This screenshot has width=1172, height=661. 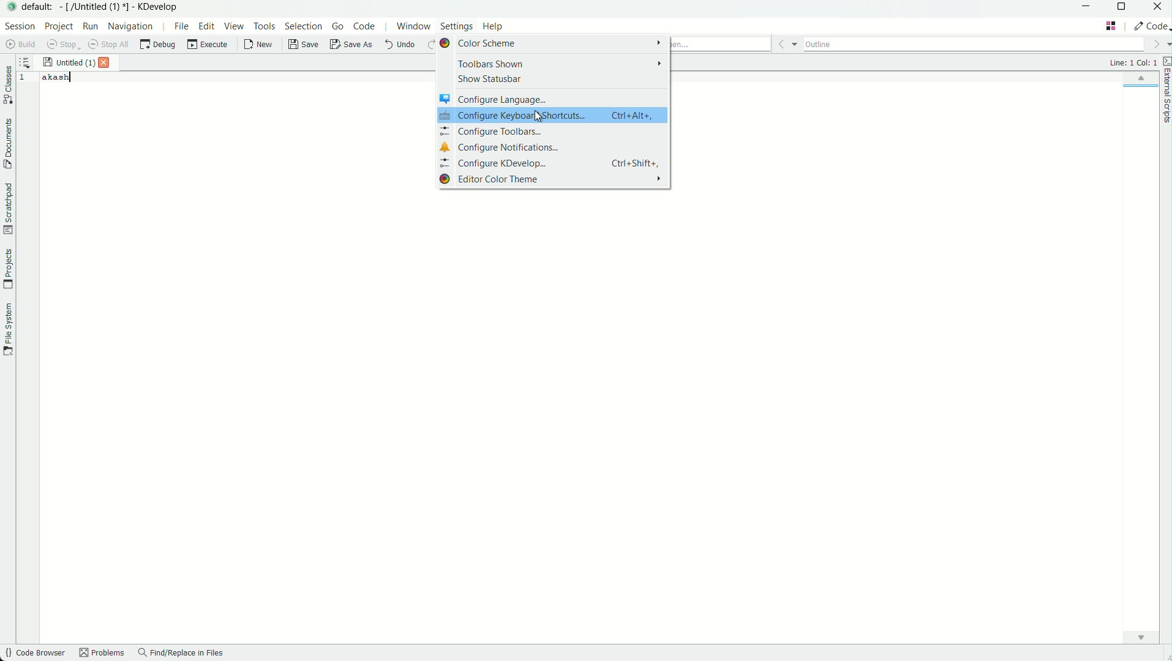 I want to click on outline, so click(x=974, y=42).